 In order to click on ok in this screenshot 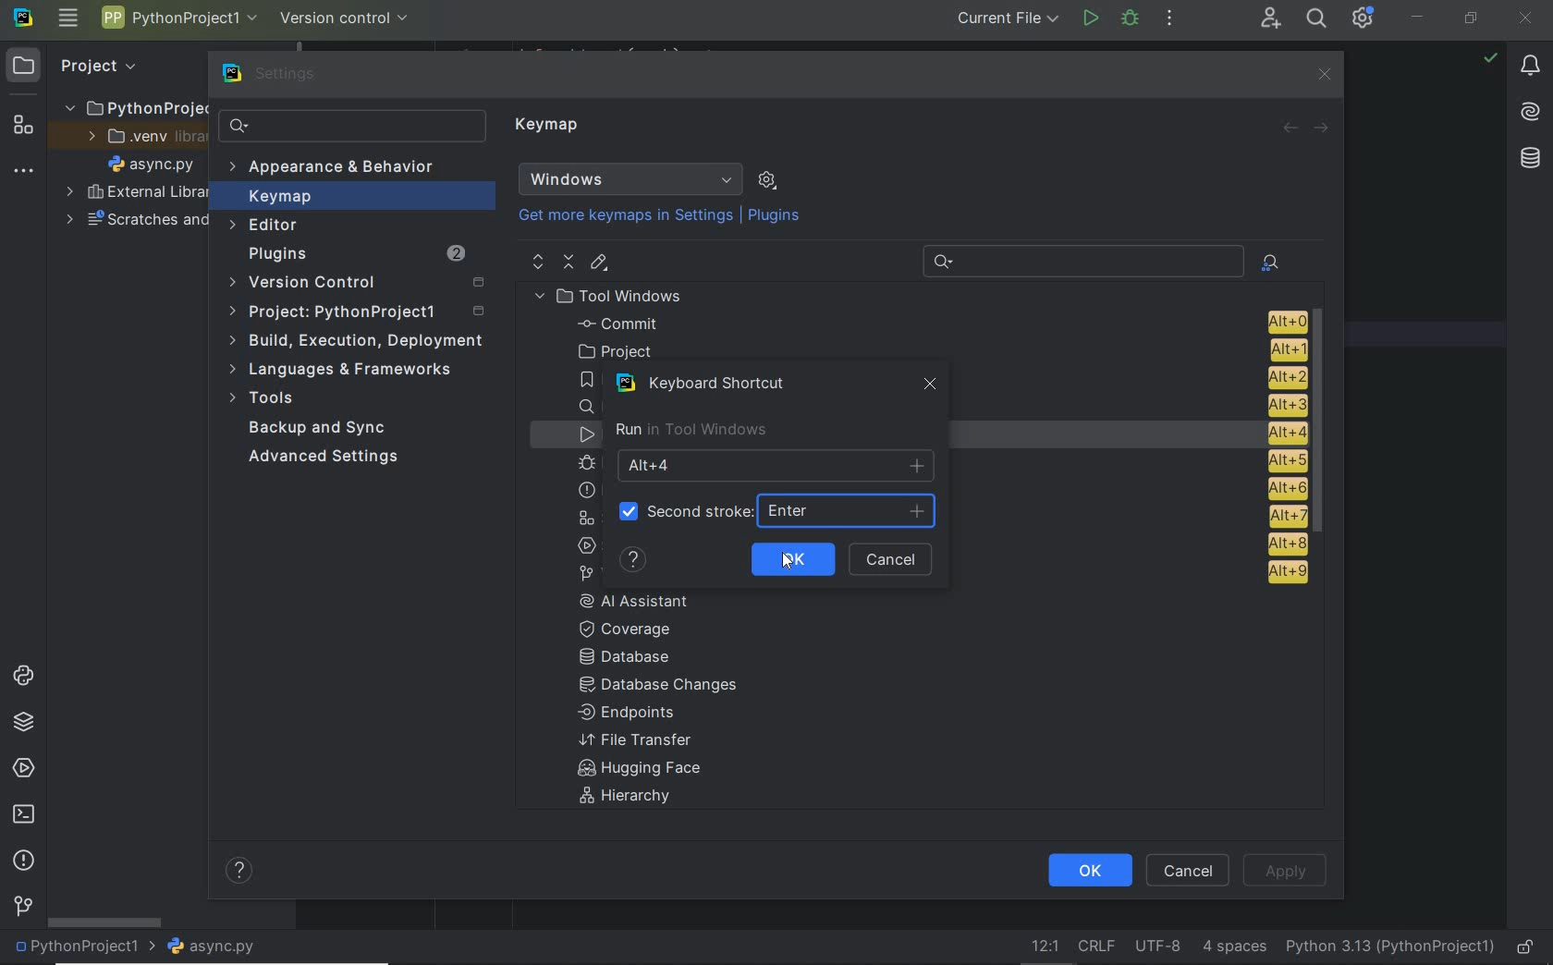, I will do `click(1088, 871)`.